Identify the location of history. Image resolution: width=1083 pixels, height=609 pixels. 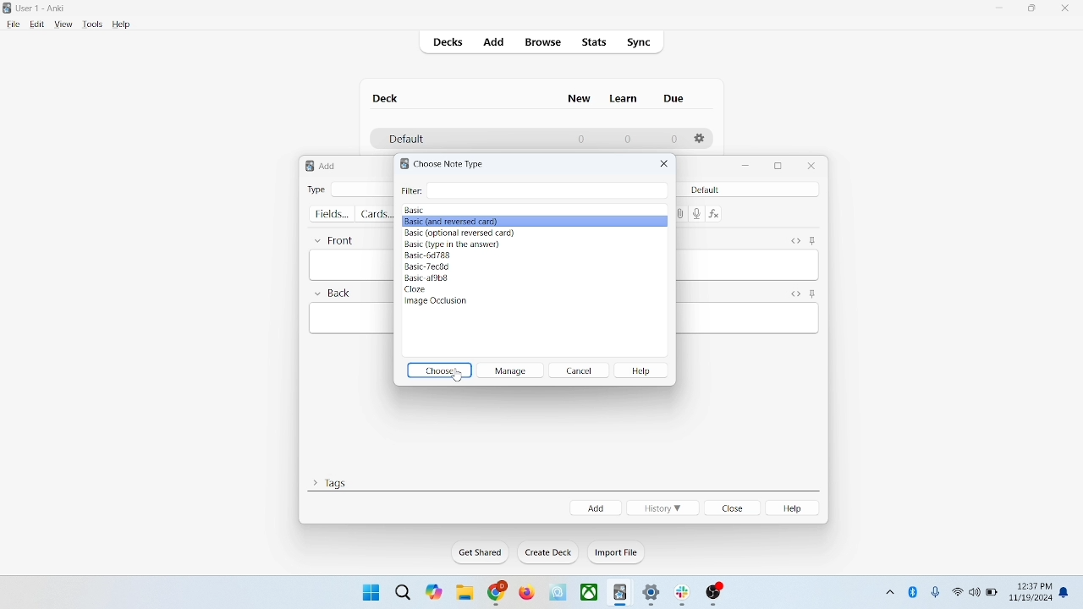
(662, 508).